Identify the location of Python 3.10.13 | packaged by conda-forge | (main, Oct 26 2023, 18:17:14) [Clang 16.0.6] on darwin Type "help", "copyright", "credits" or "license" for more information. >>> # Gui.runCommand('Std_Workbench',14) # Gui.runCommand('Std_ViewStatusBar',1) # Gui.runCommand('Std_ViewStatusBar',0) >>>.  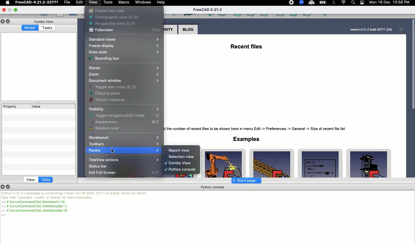
(75, 204).